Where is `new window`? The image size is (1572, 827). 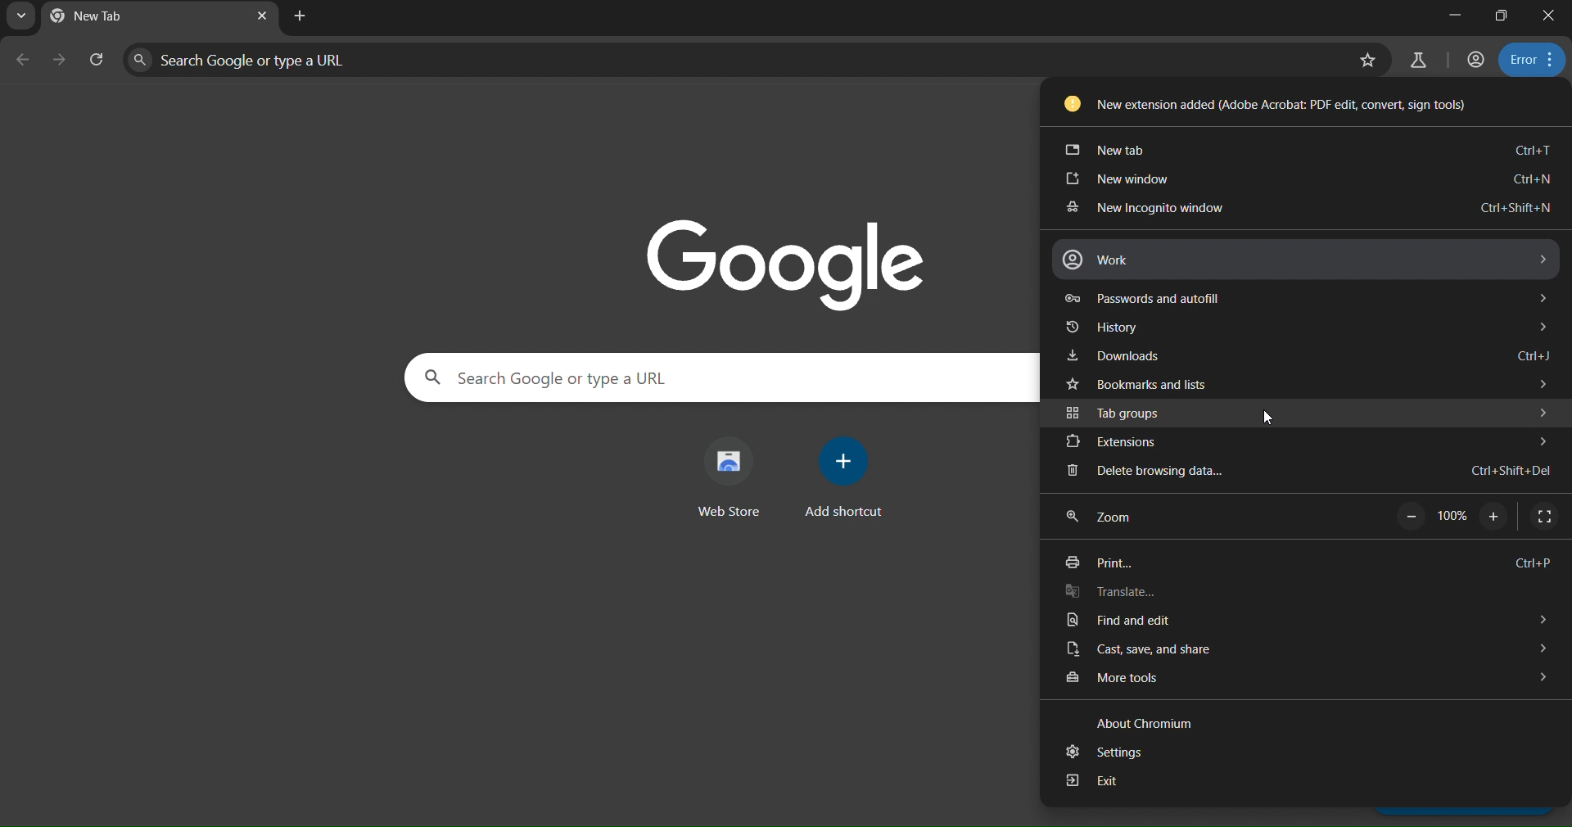
new window is located at coordinates (1306, 179).